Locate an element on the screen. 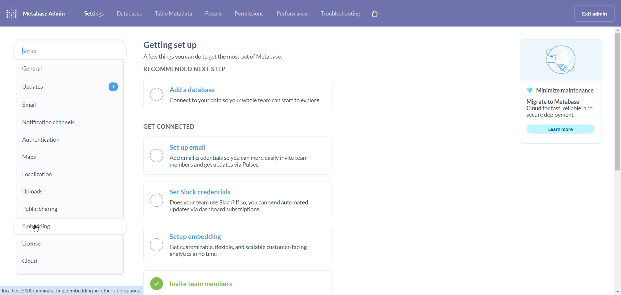  localhost:3000/admin/settings/embedding-in-other-applications is located at coordinates (71, 290).